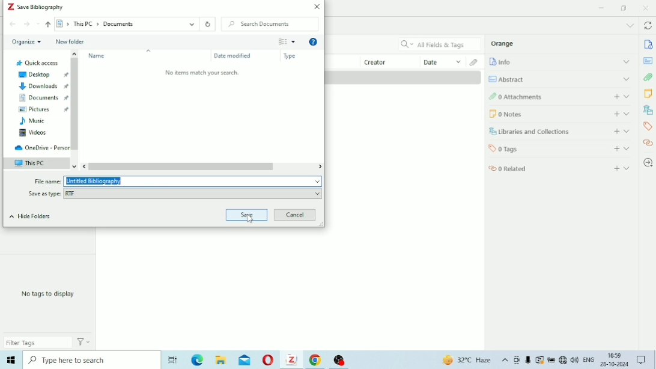 The image size is (656, 369). Describe the element at coordinates (294, 41) in the screenshot. I see `More Options` at that location.